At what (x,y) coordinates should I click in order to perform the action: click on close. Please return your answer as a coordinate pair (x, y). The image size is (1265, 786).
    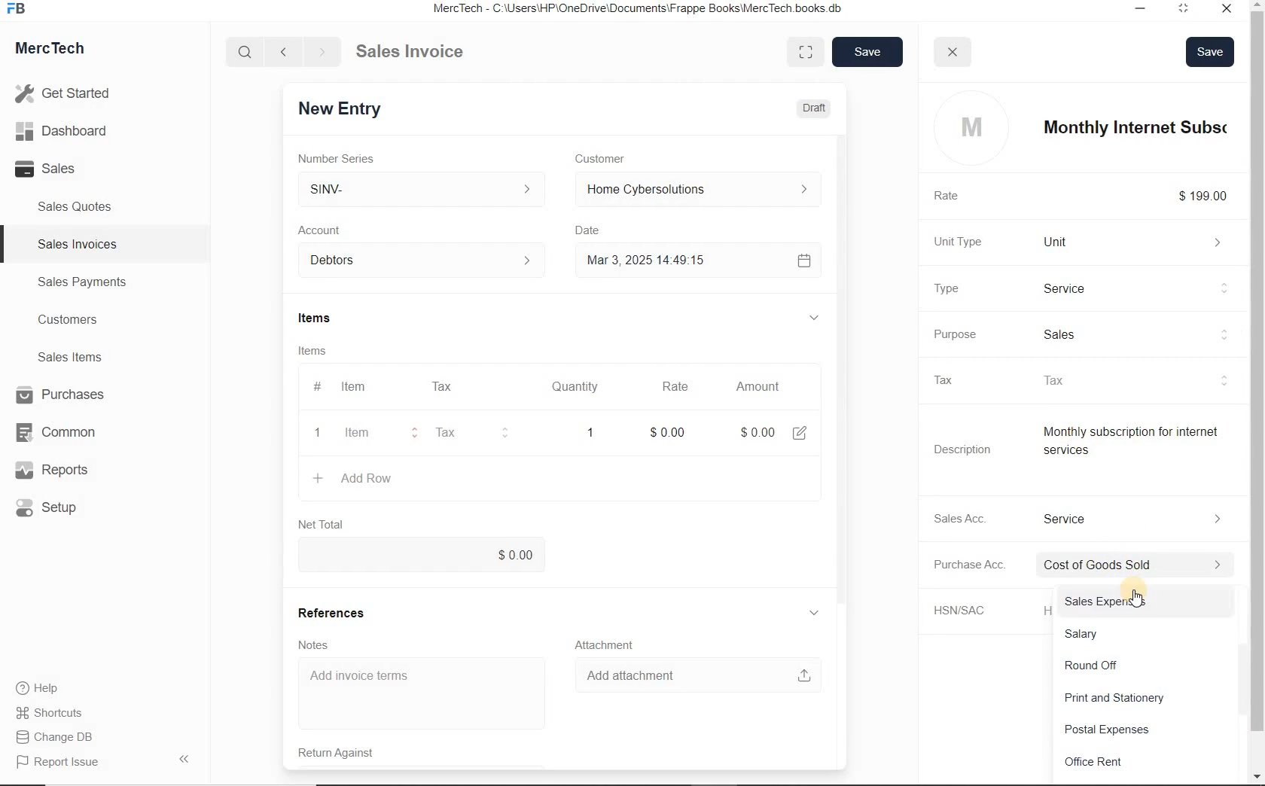
    Looking at the image, I should click on (955, 51).